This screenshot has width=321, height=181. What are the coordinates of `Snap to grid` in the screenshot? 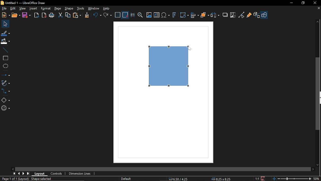 It's located at (125, 15).